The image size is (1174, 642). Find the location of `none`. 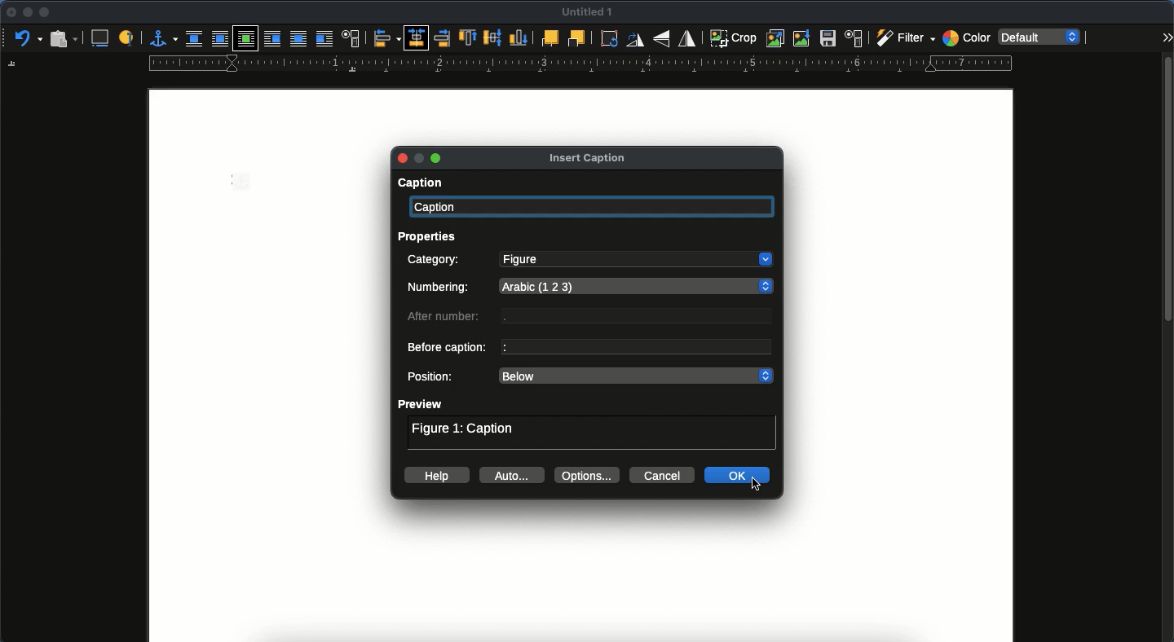

none is located at coordinates (194, 37).